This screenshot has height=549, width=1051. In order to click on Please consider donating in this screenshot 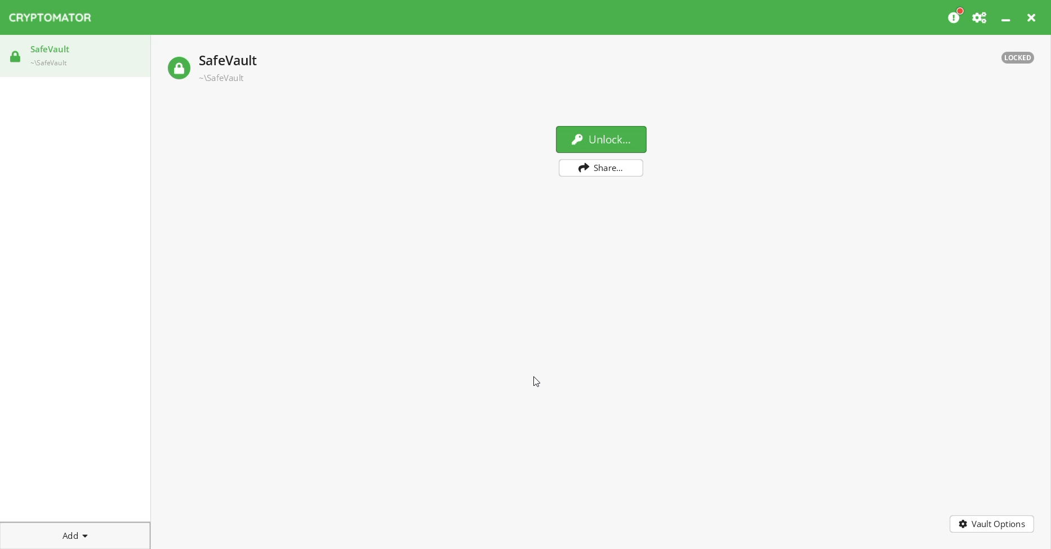, I will do `click(956, 16)`.